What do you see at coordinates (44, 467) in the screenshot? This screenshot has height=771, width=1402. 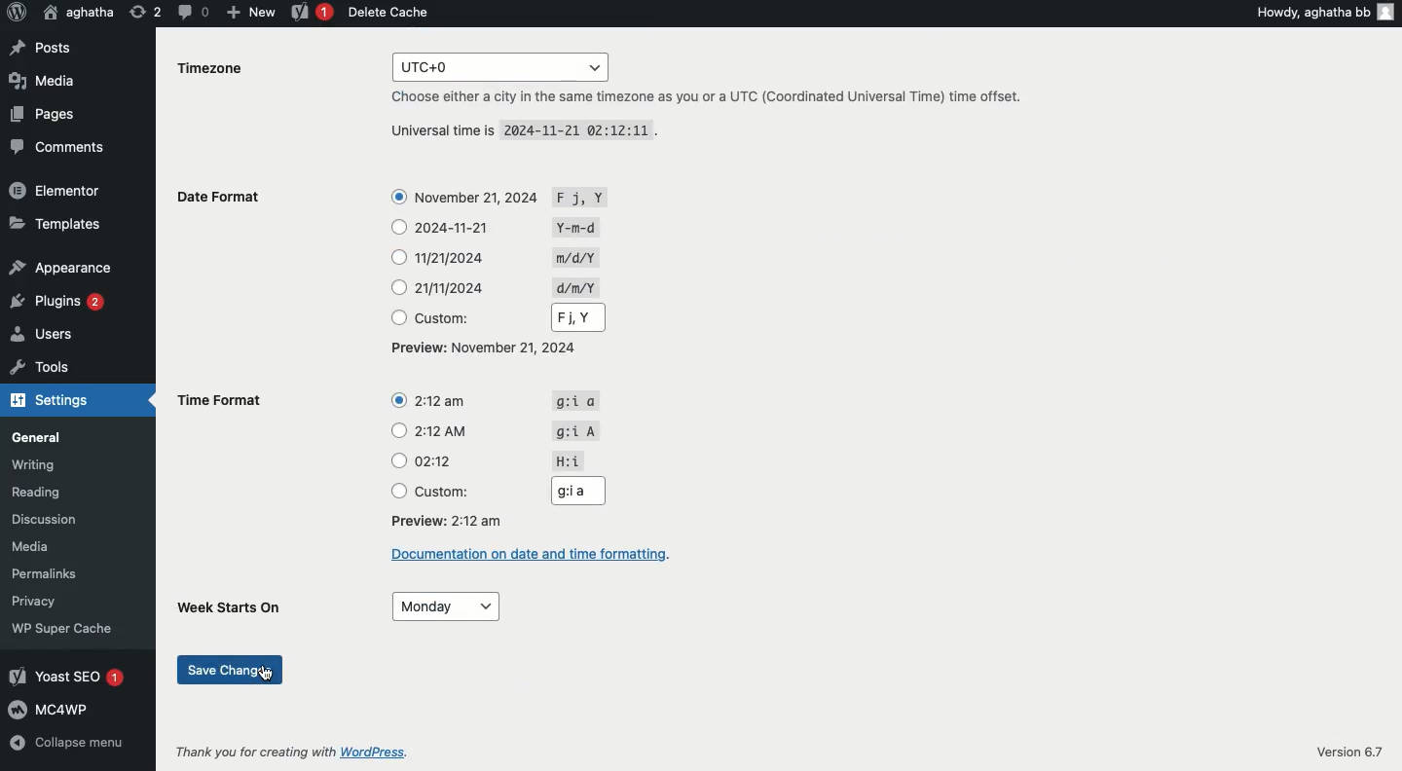 I see `Writing` at bounding box center [44, 467].